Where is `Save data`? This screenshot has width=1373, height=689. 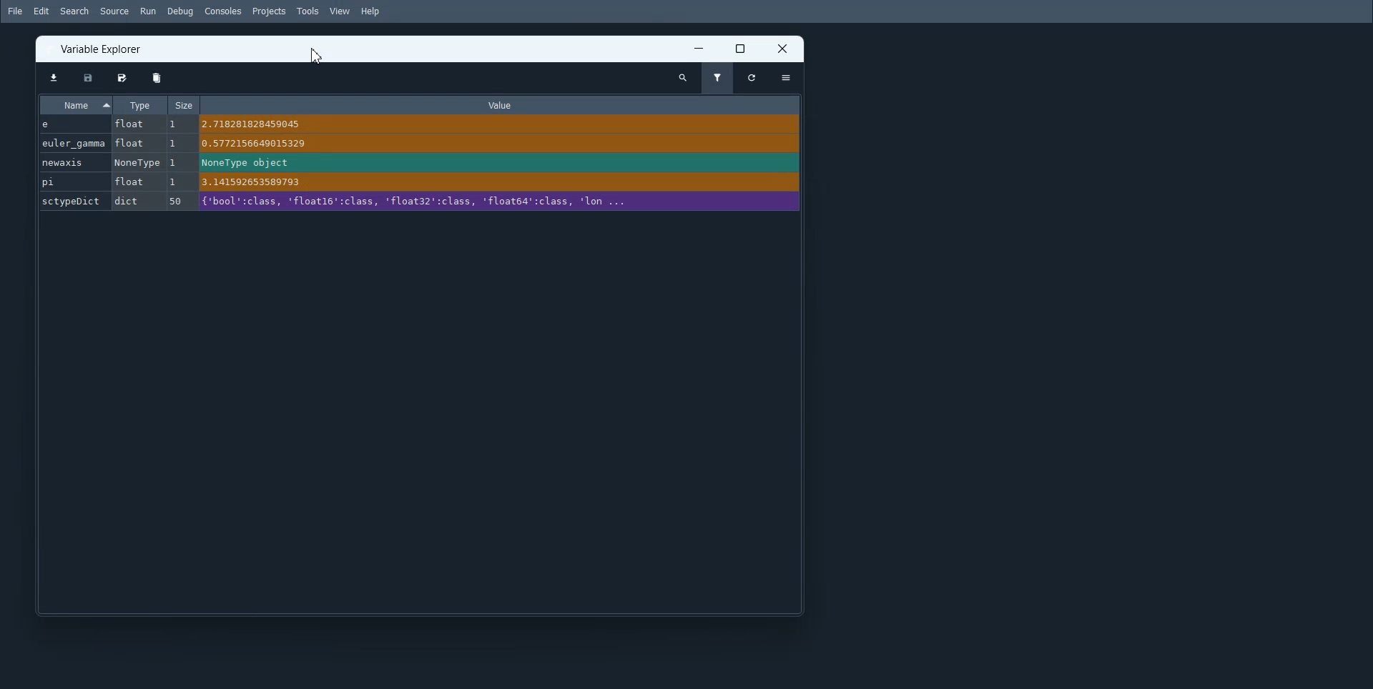
Save data is located at coordinates (87, 77).